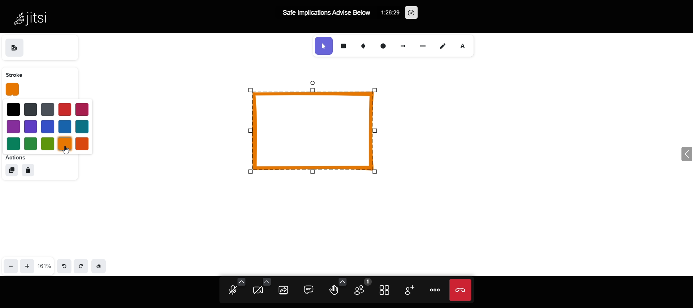 The width and height of the screenshot is (693, 308). I want to click on magenta, so click(82, 110).